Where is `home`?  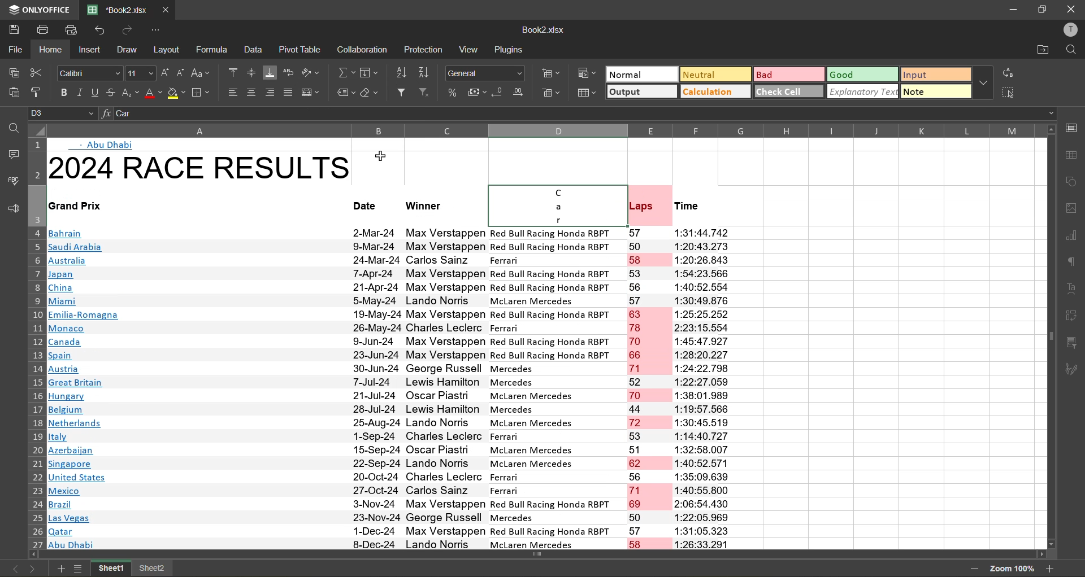
home is located at coordinates (57, 51).